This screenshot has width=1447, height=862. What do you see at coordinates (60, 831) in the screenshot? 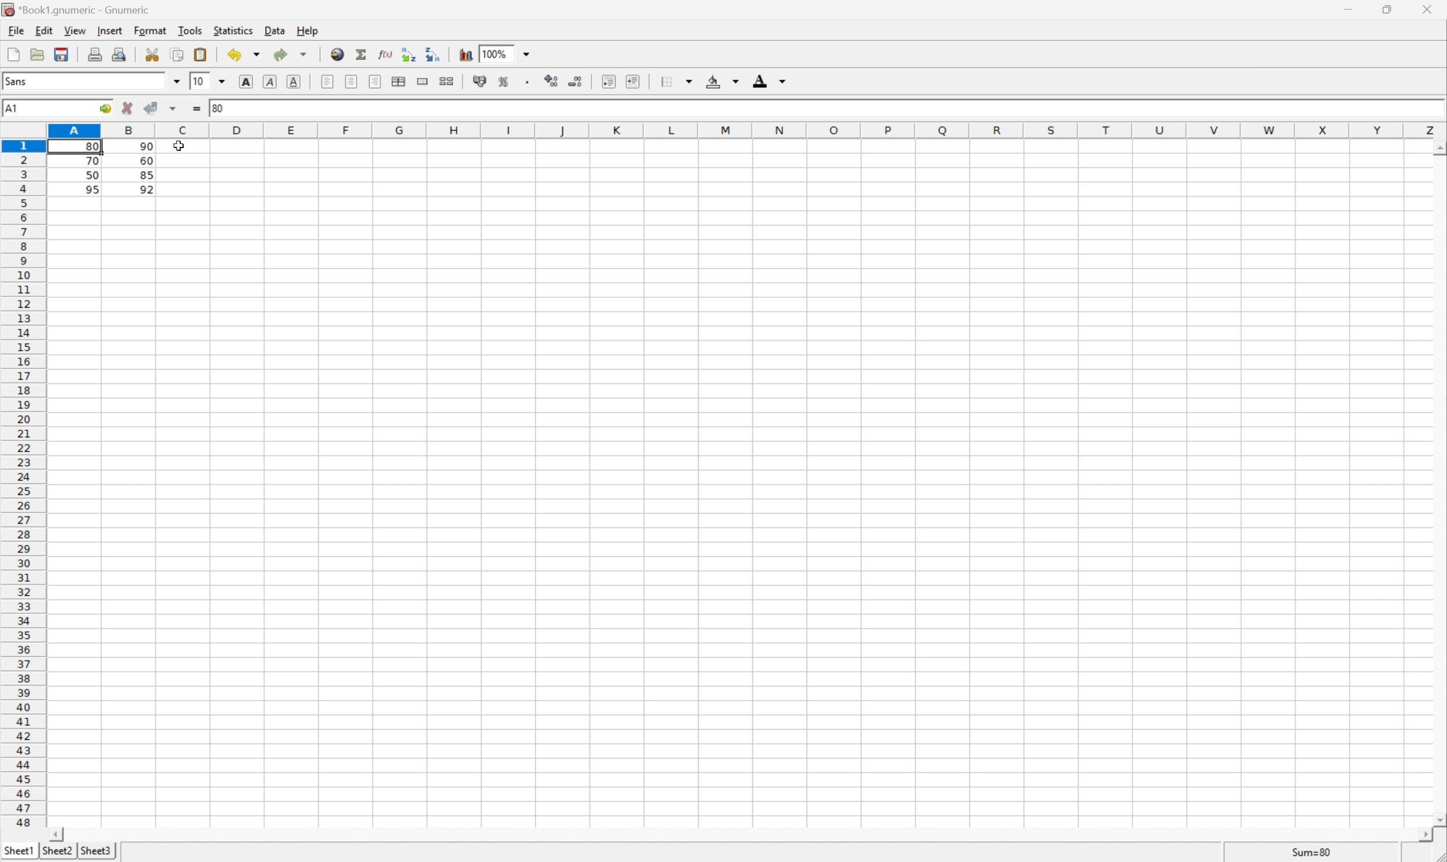
I see `Scroll Left` at bounding box center [60, 831].